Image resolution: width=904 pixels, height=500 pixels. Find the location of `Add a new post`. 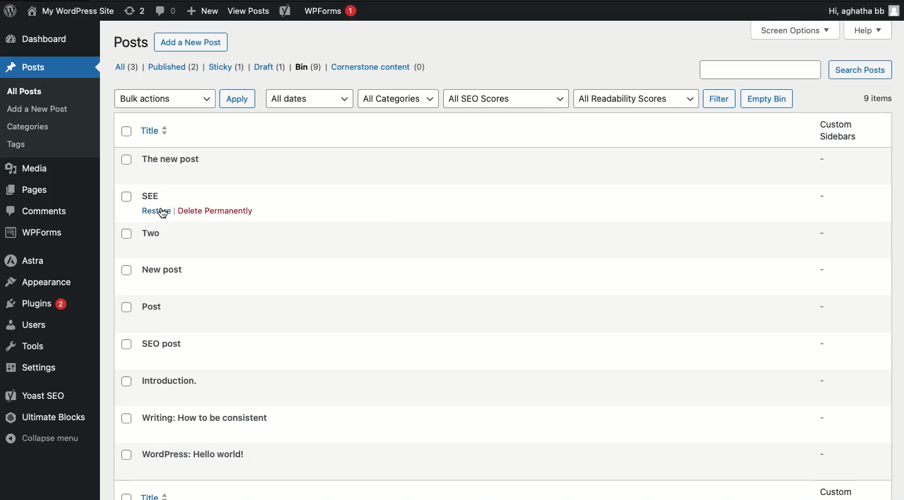

Add a new post is located at coordinates (191, 43).